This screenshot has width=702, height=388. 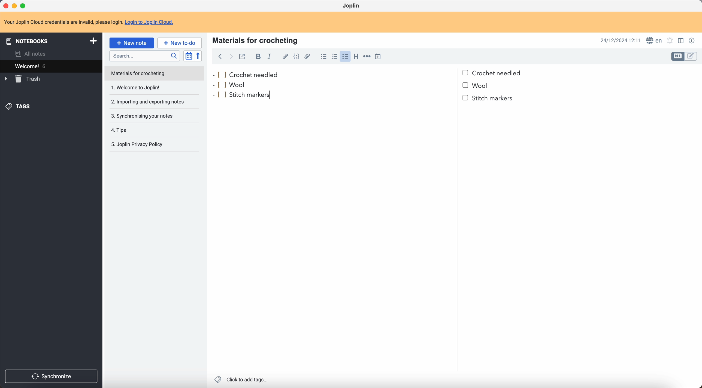 What do you see at coordinates (284, 56) in the screenshot?
I see `hyperlink` at bounding box center [284, 56].